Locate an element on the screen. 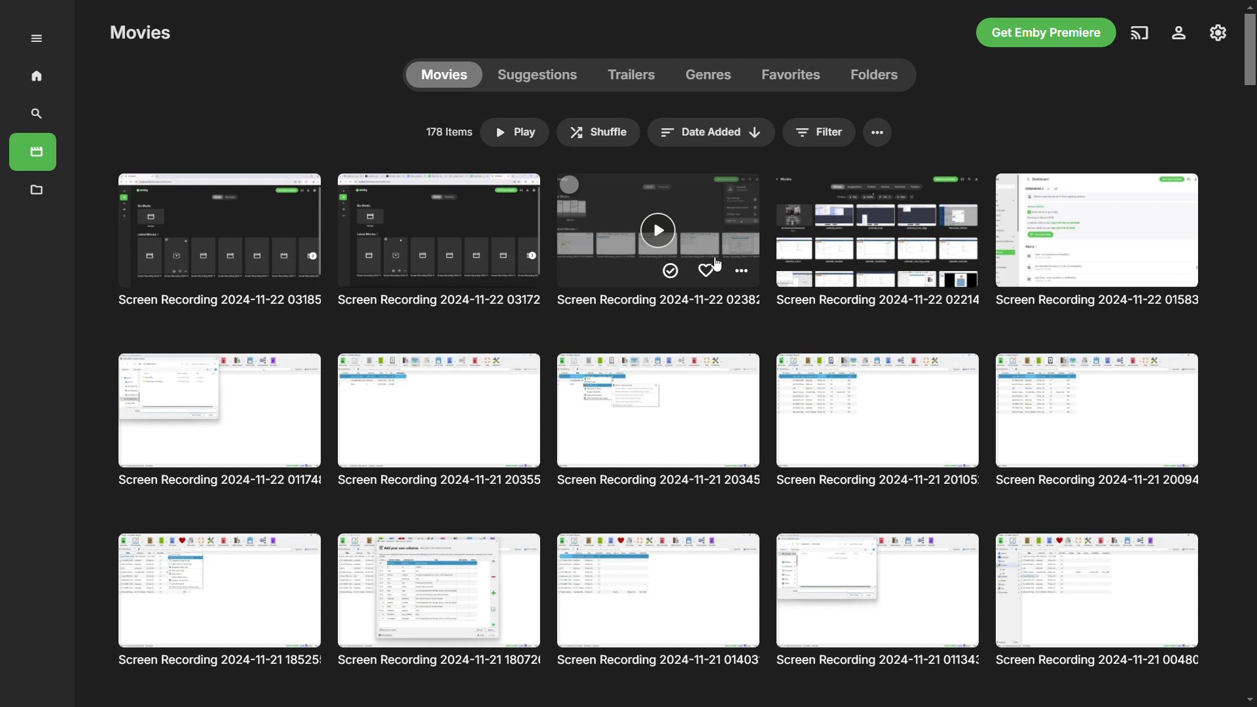  play on another device is located at coordinates (1139, 34).